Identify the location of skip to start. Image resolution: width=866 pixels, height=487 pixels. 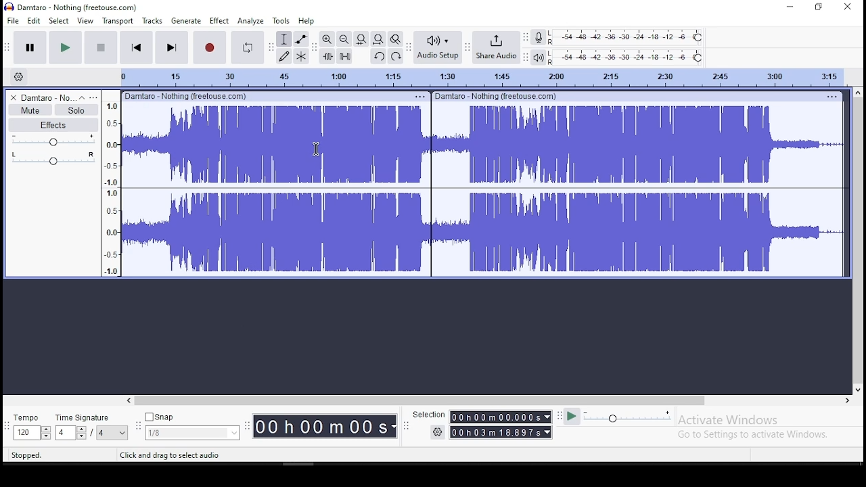
(136, 47).